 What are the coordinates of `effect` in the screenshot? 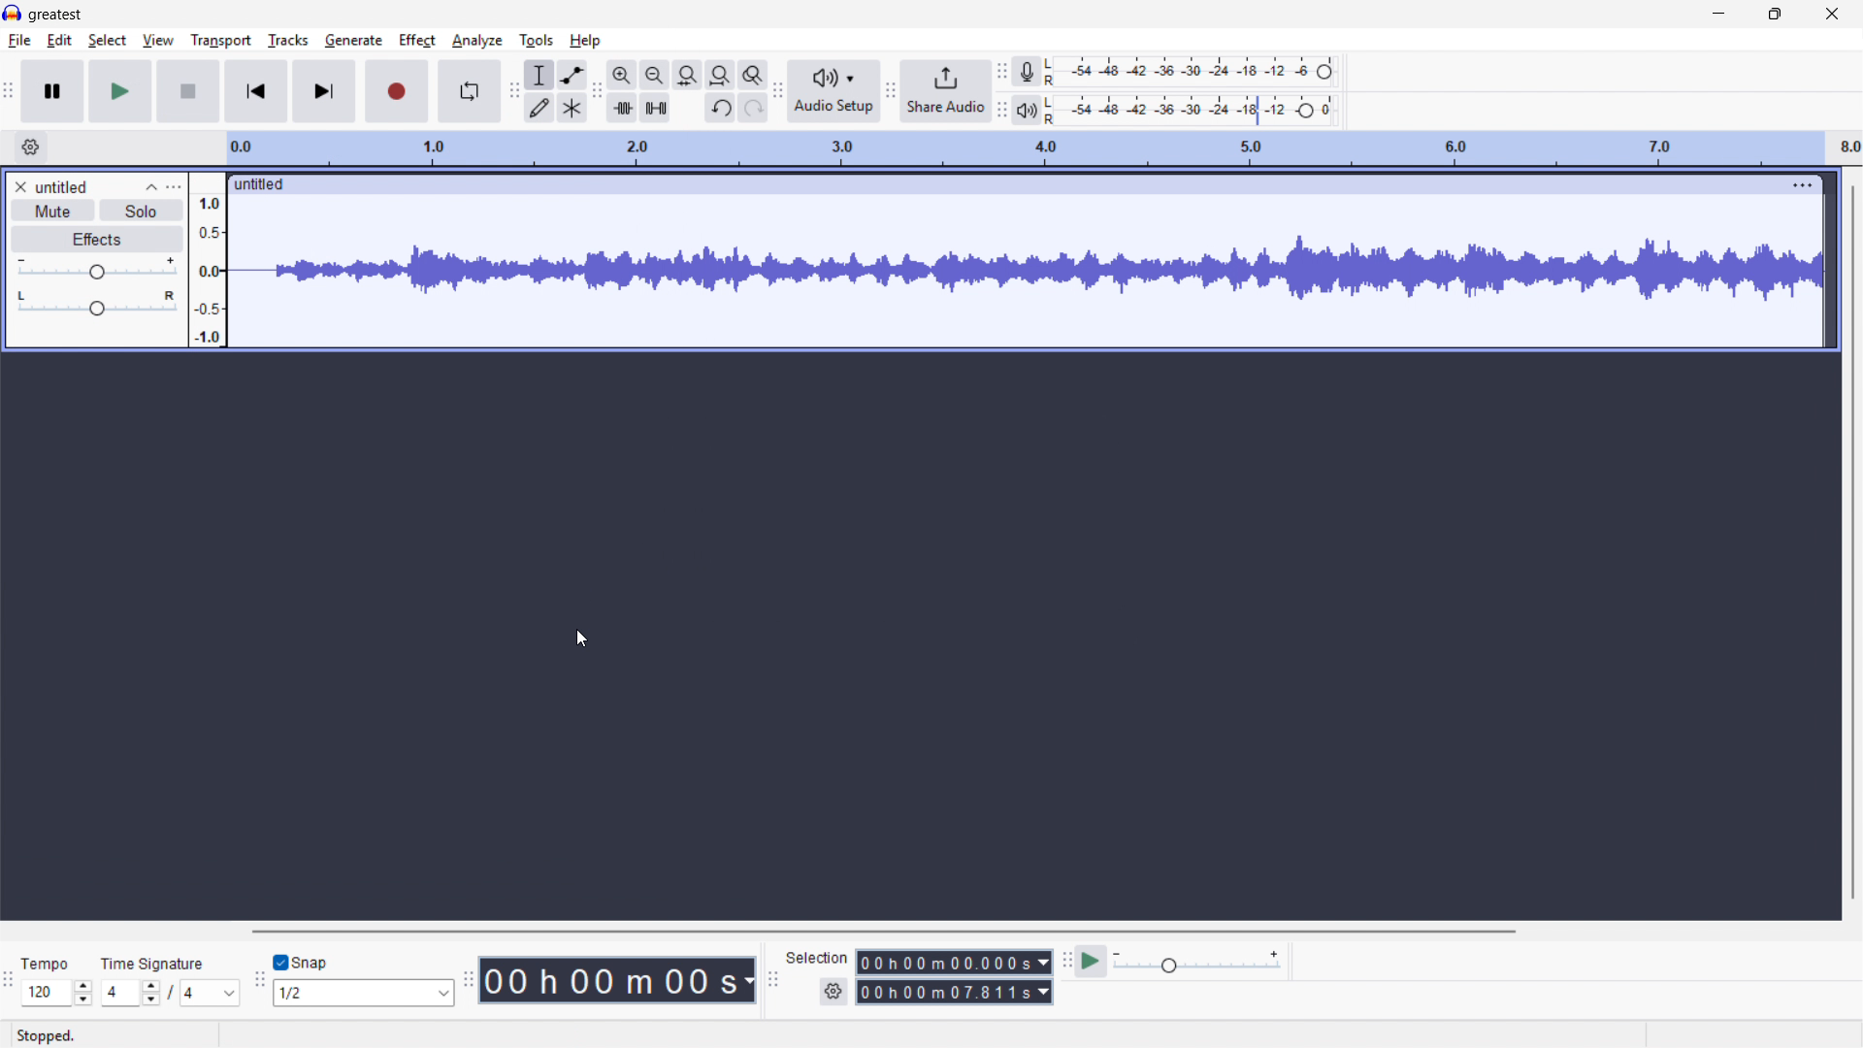 It's located at (418, 39).